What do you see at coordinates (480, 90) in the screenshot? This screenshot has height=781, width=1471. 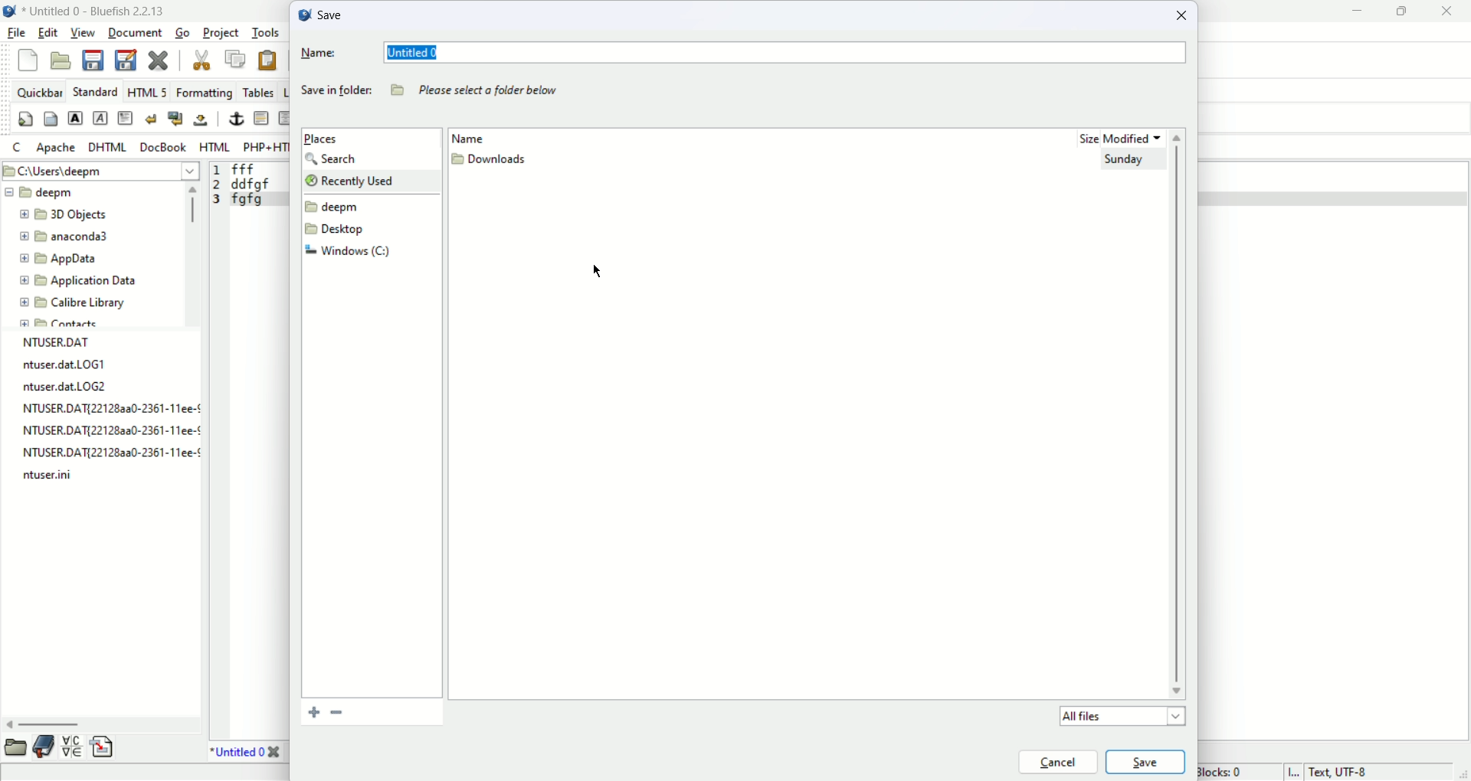 I see `text` at bounding box center [480, 90].